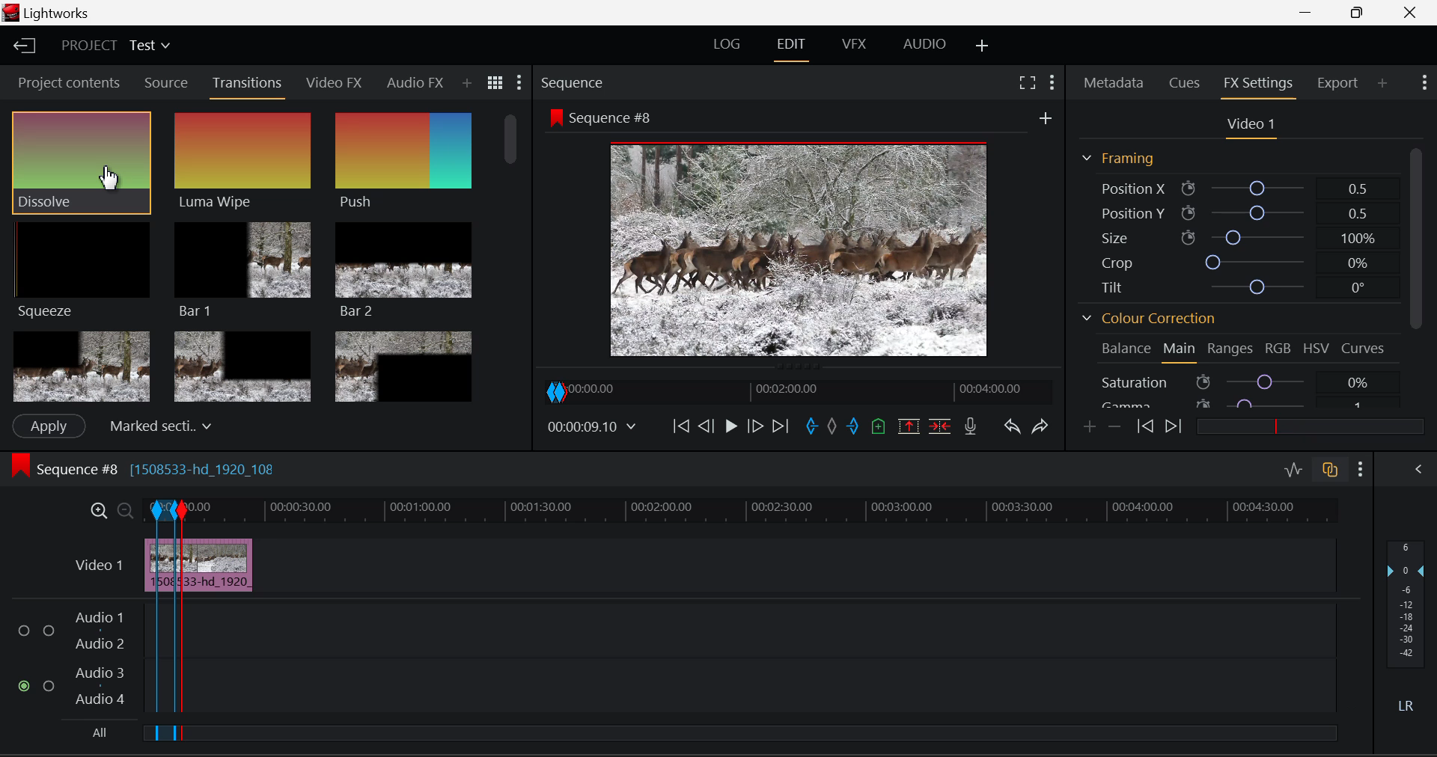 Image resolution: width=1437 pixels, height=757 pixels. Describe the element at coordinates (971, 426) in the screenshot. I see `Record Voiceover` at that location.